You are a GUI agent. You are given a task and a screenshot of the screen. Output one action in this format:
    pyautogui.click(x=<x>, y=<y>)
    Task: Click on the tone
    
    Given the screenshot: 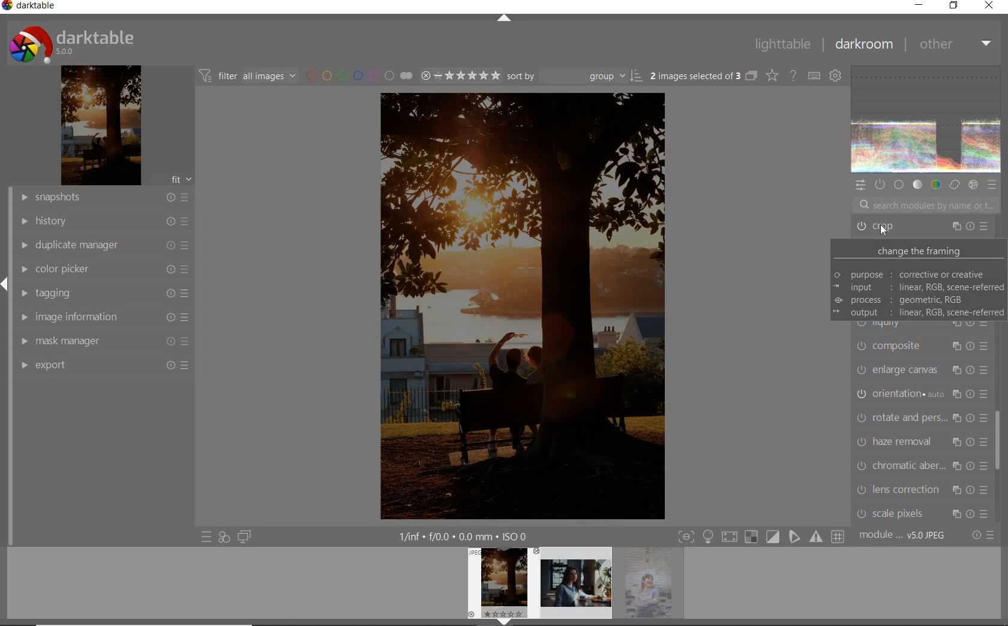 What is the action you would take?
    pyautogui.click(x=918, y=185)
    